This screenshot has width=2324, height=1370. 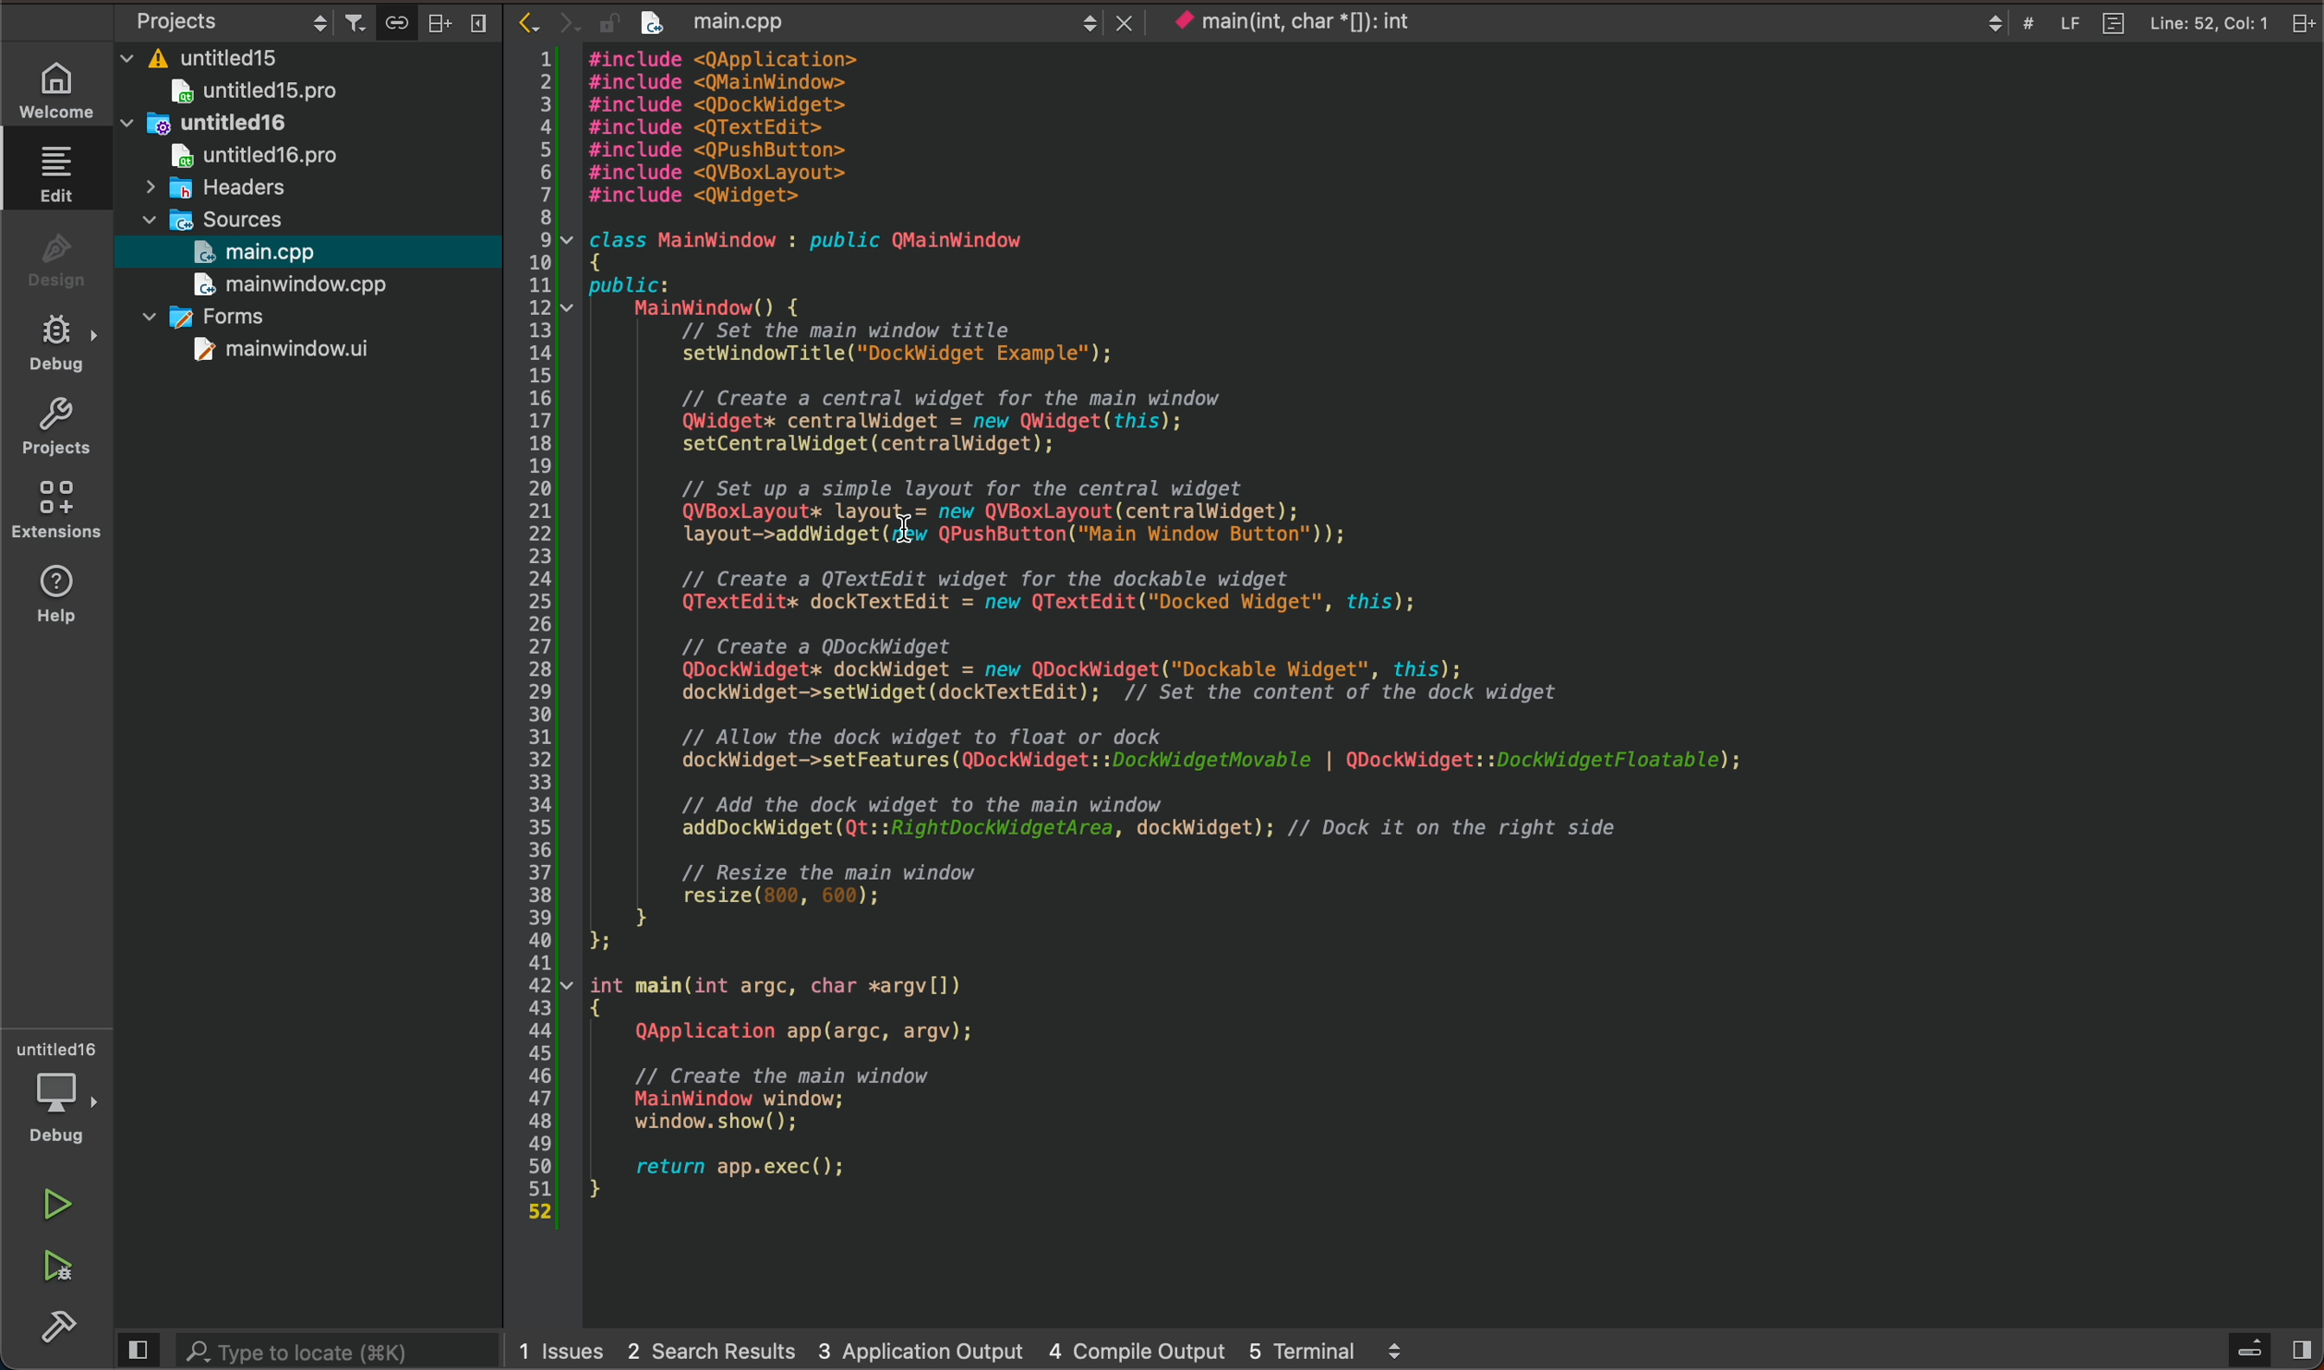 What do you see at coordinates (56, 80) in the screenshot?
I see `welcome` at bounding box center [56, 80].